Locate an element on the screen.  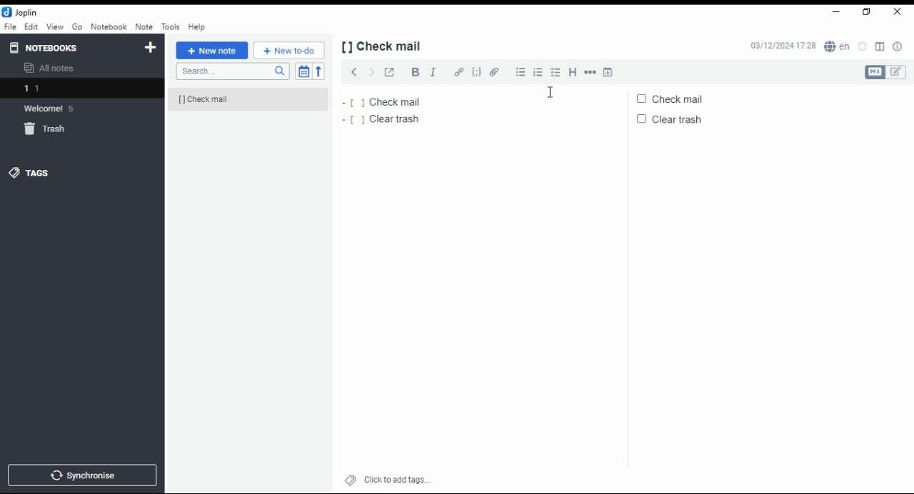
notebooks is located at coordinates (52, 48).